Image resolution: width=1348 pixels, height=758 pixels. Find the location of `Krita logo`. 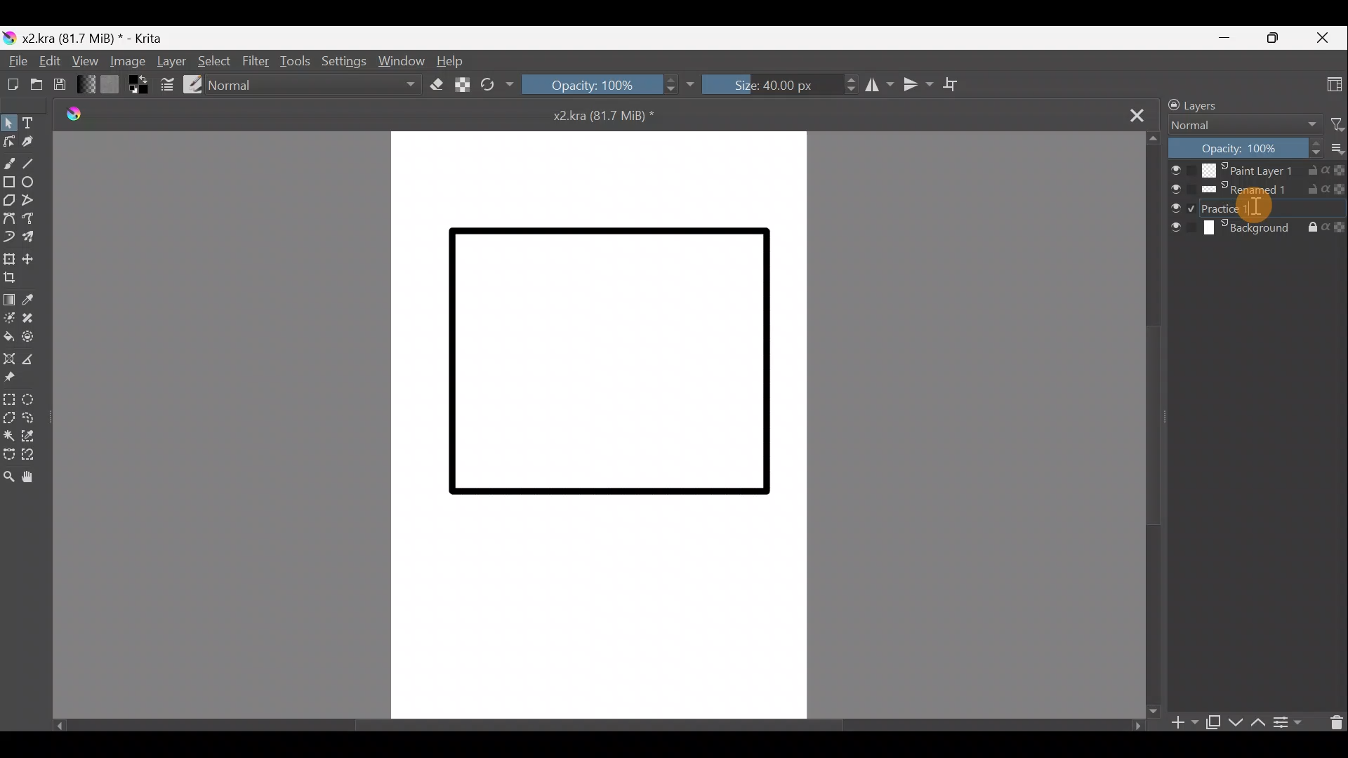

Krita logo is located at coordinates (78, 113).